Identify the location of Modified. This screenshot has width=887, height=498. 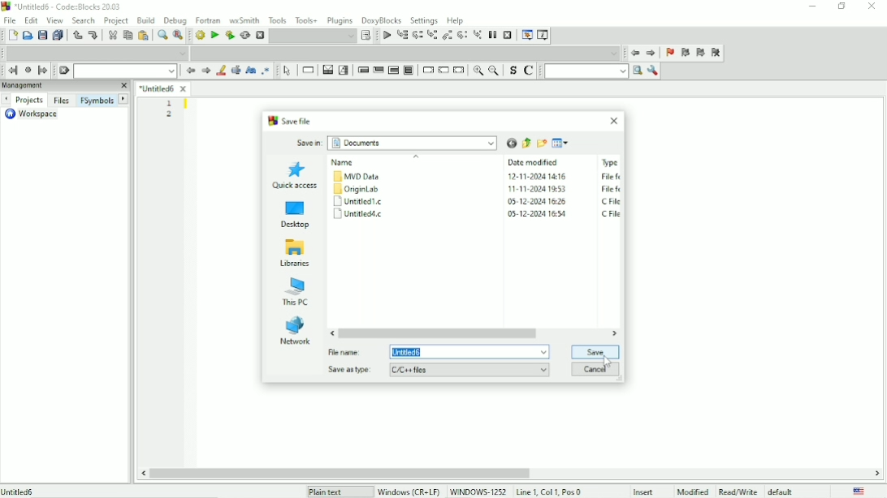
(693, 491).